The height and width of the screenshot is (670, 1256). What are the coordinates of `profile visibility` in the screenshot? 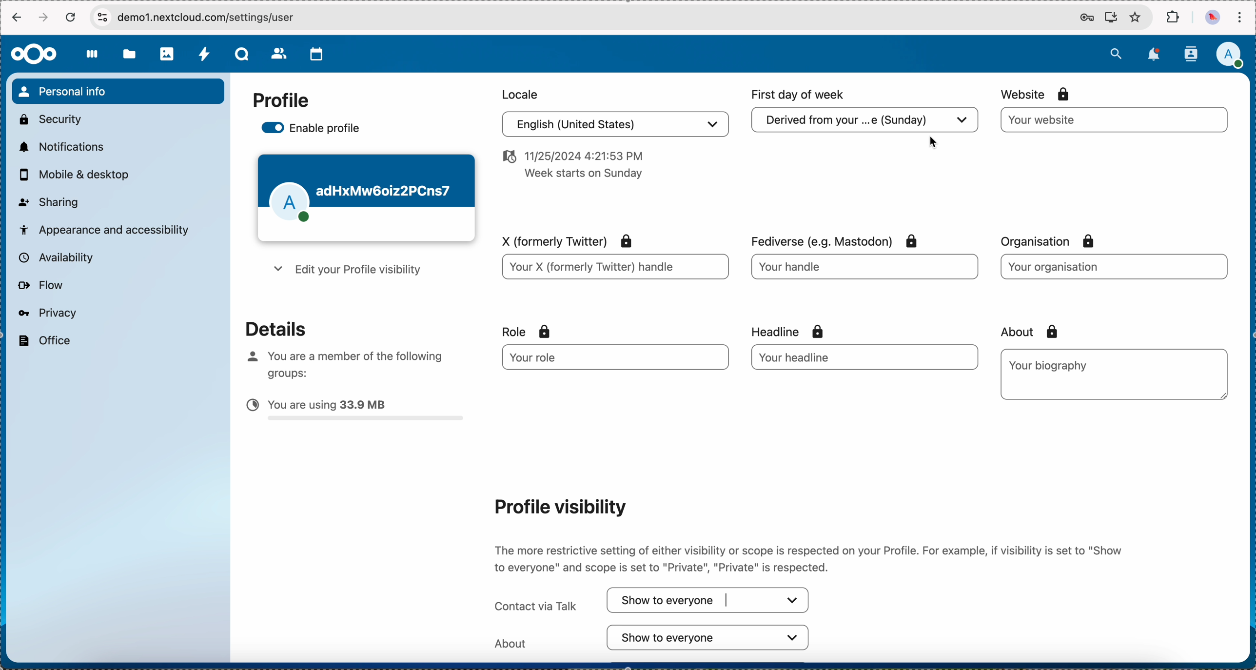 It's located at (557, 506).